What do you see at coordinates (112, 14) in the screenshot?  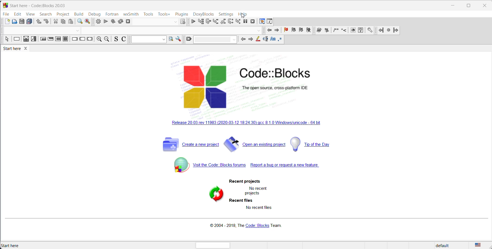 I see `fortran` at bounding box center [112, 14].